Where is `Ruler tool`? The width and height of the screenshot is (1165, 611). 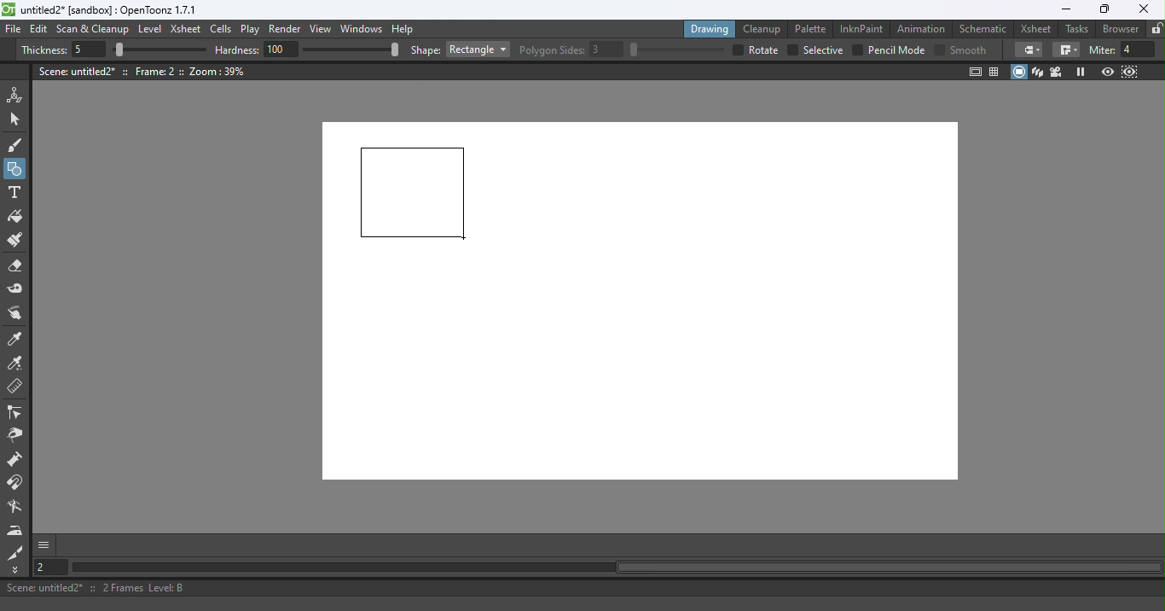
Ruler tool is located at coordinates (15, 388).